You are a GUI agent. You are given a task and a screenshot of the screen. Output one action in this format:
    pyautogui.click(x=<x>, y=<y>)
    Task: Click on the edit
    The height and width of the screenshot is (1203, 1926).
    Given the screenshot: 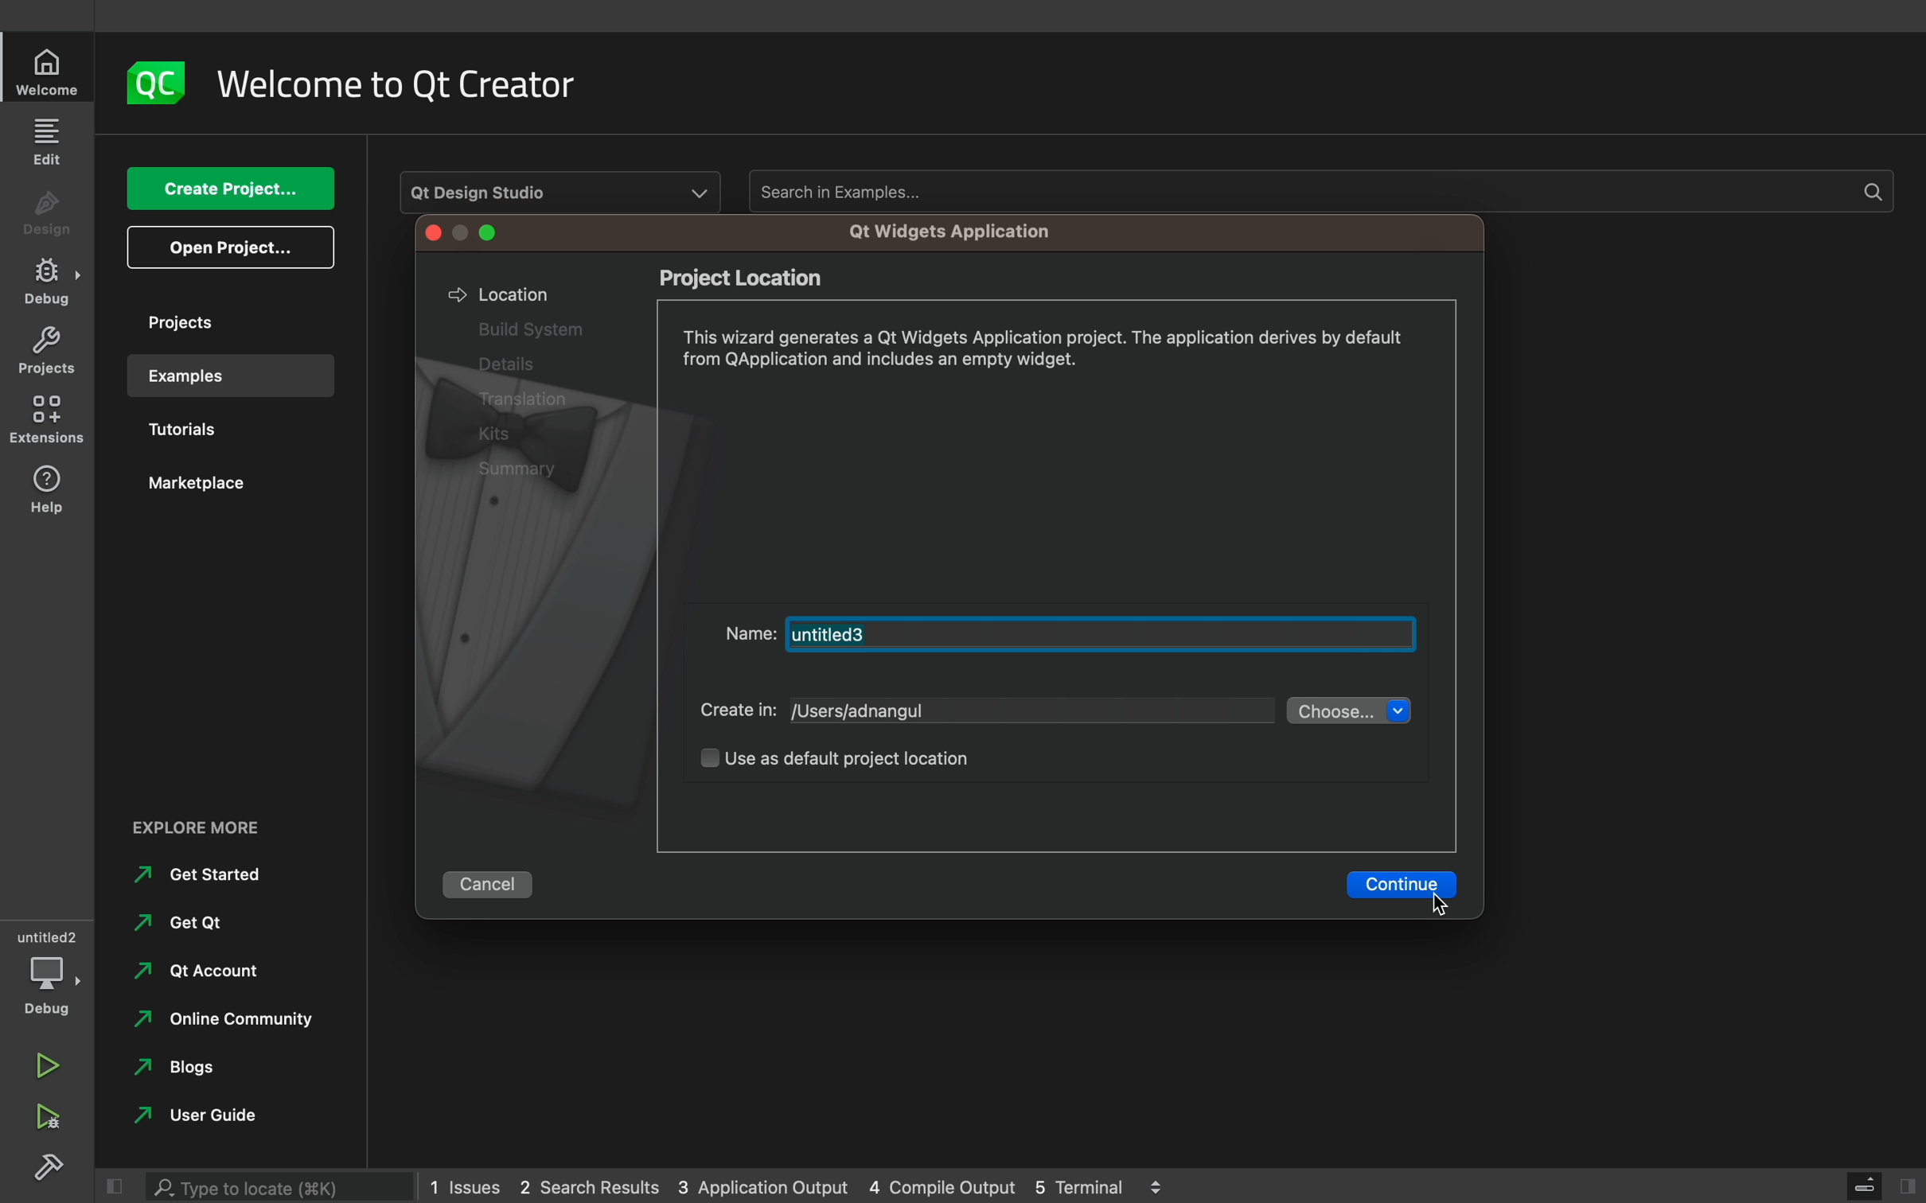 What is the action you would take?
    pyautogui.click(x=50, y=140)
    